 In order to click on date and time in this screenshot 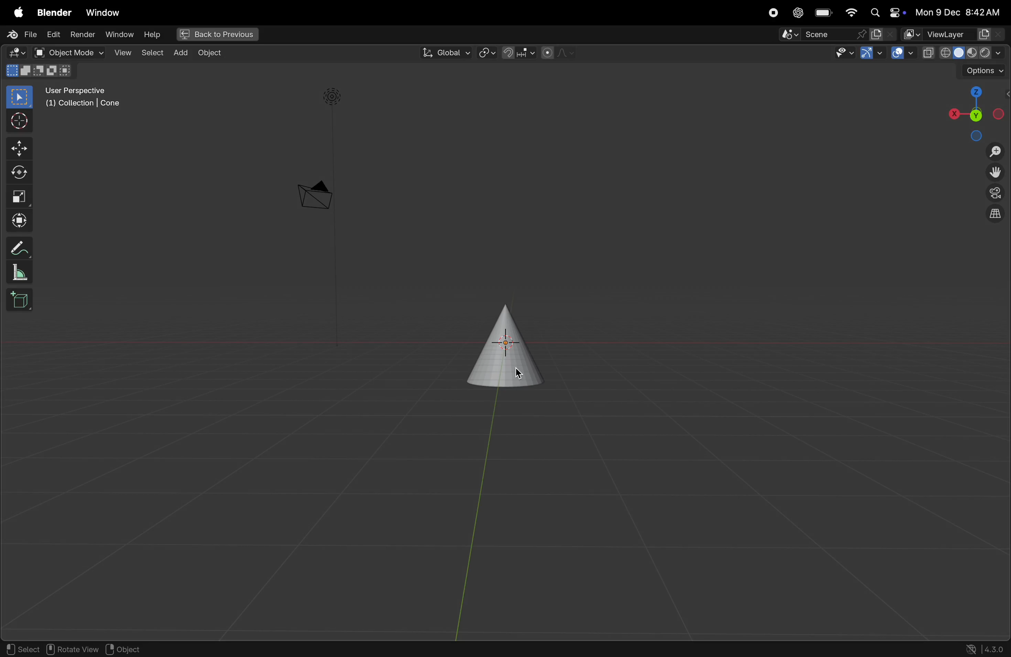, I will do `click(957, 12)`.